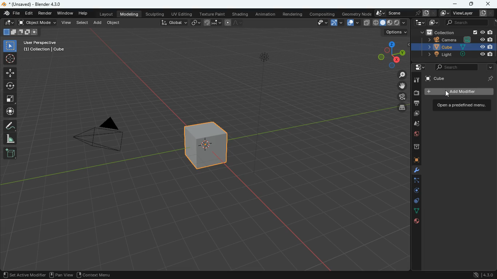 Image resolution: width=497 pixels, height=279 pixels. I want to click on rotate, so click(10, 87).